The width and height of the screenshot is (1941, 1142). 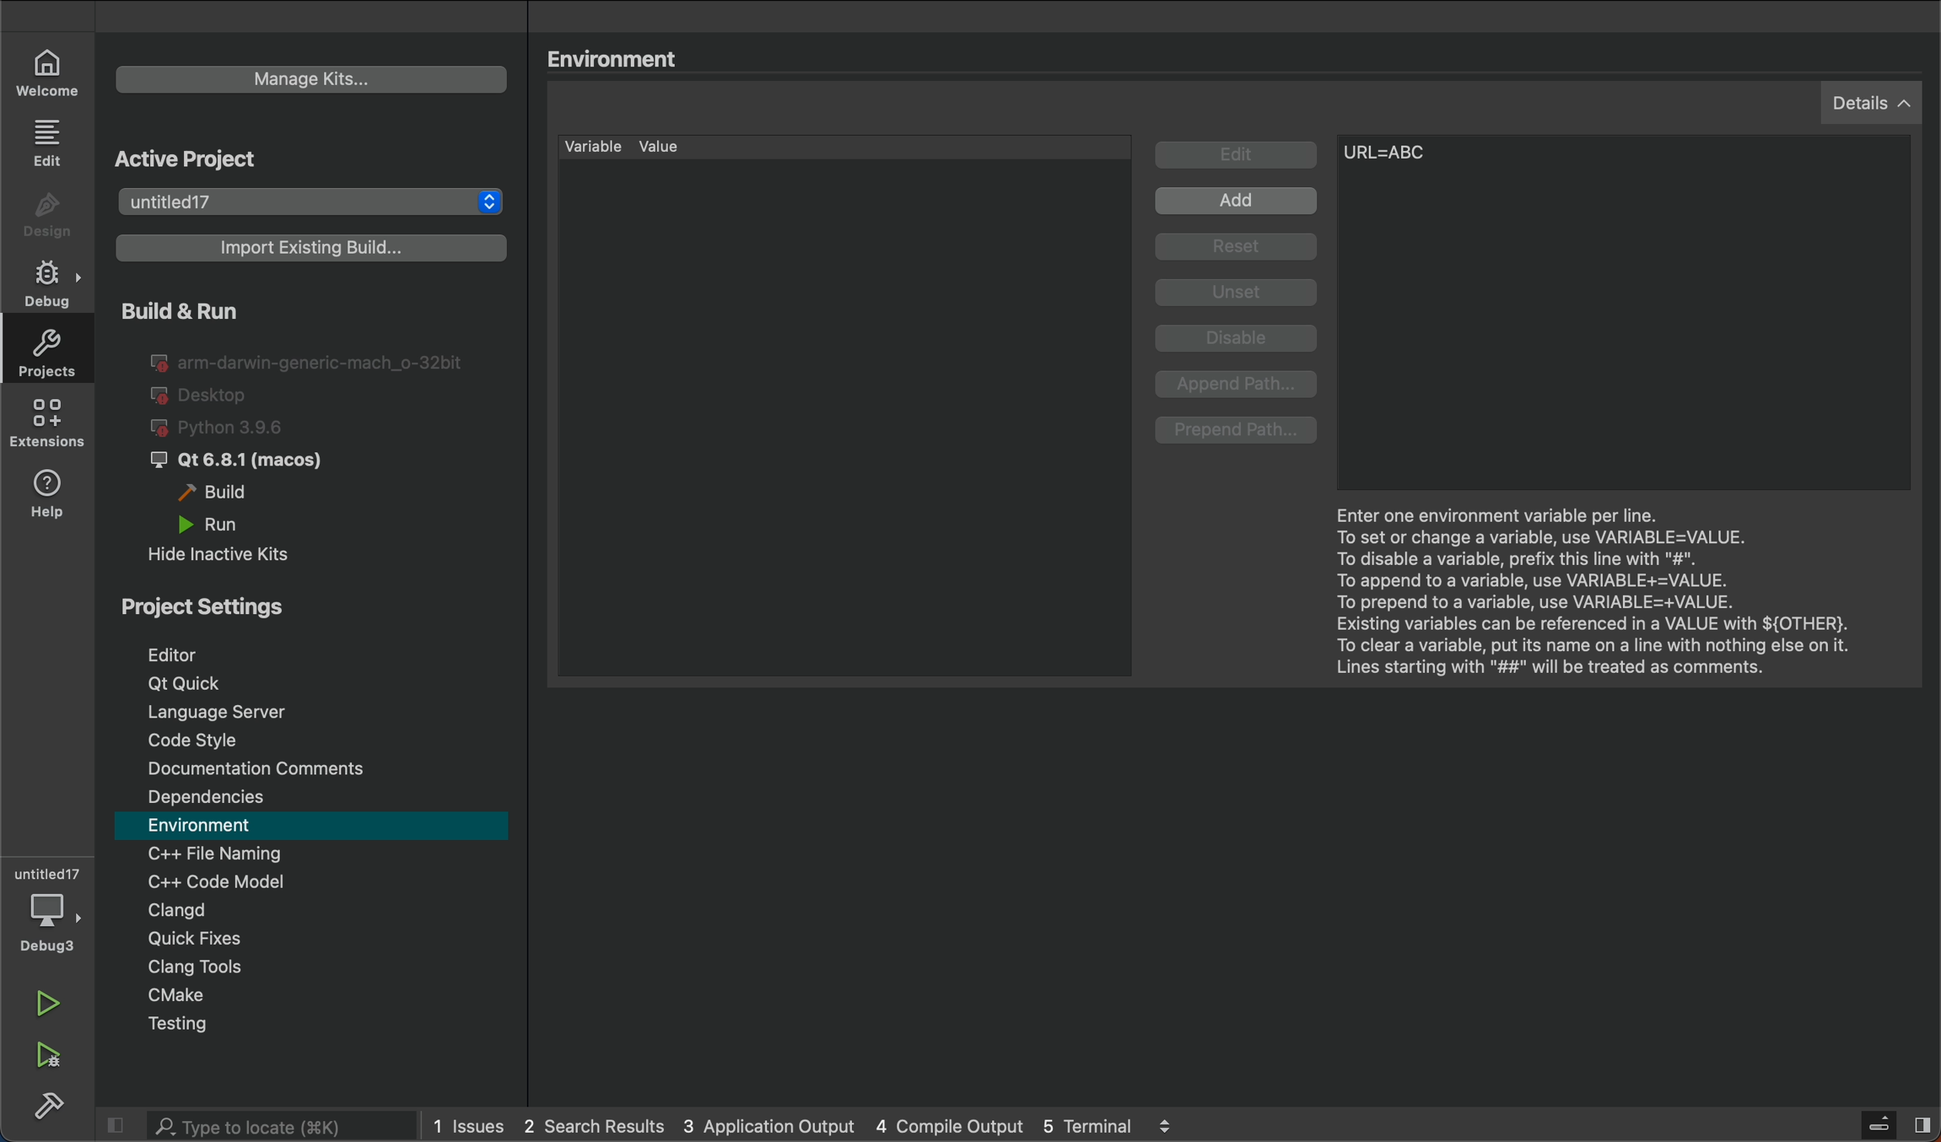 What do you see at coordinates (52, 141) in the screenshot?
I see `edit` at bounding box center [52, 141].